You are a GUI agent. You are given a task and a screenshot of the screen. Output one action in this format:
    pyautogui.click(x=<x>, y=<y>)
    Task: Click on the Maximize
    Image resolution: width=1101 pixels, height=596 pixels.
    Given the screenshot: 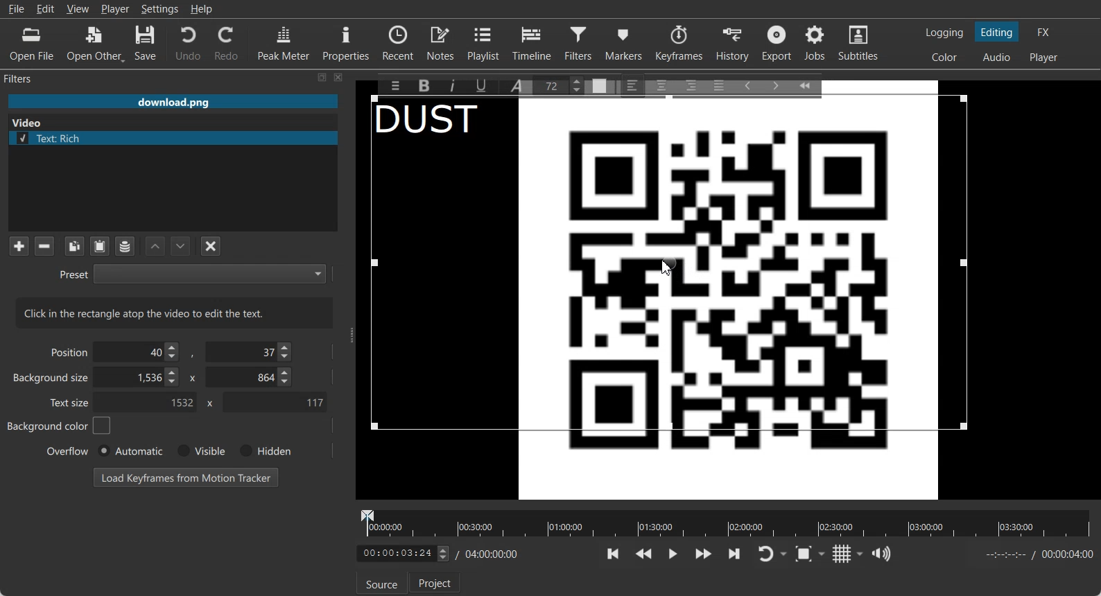 What is the action you would take?
    pyautogui.click(x=322, y=77)
    